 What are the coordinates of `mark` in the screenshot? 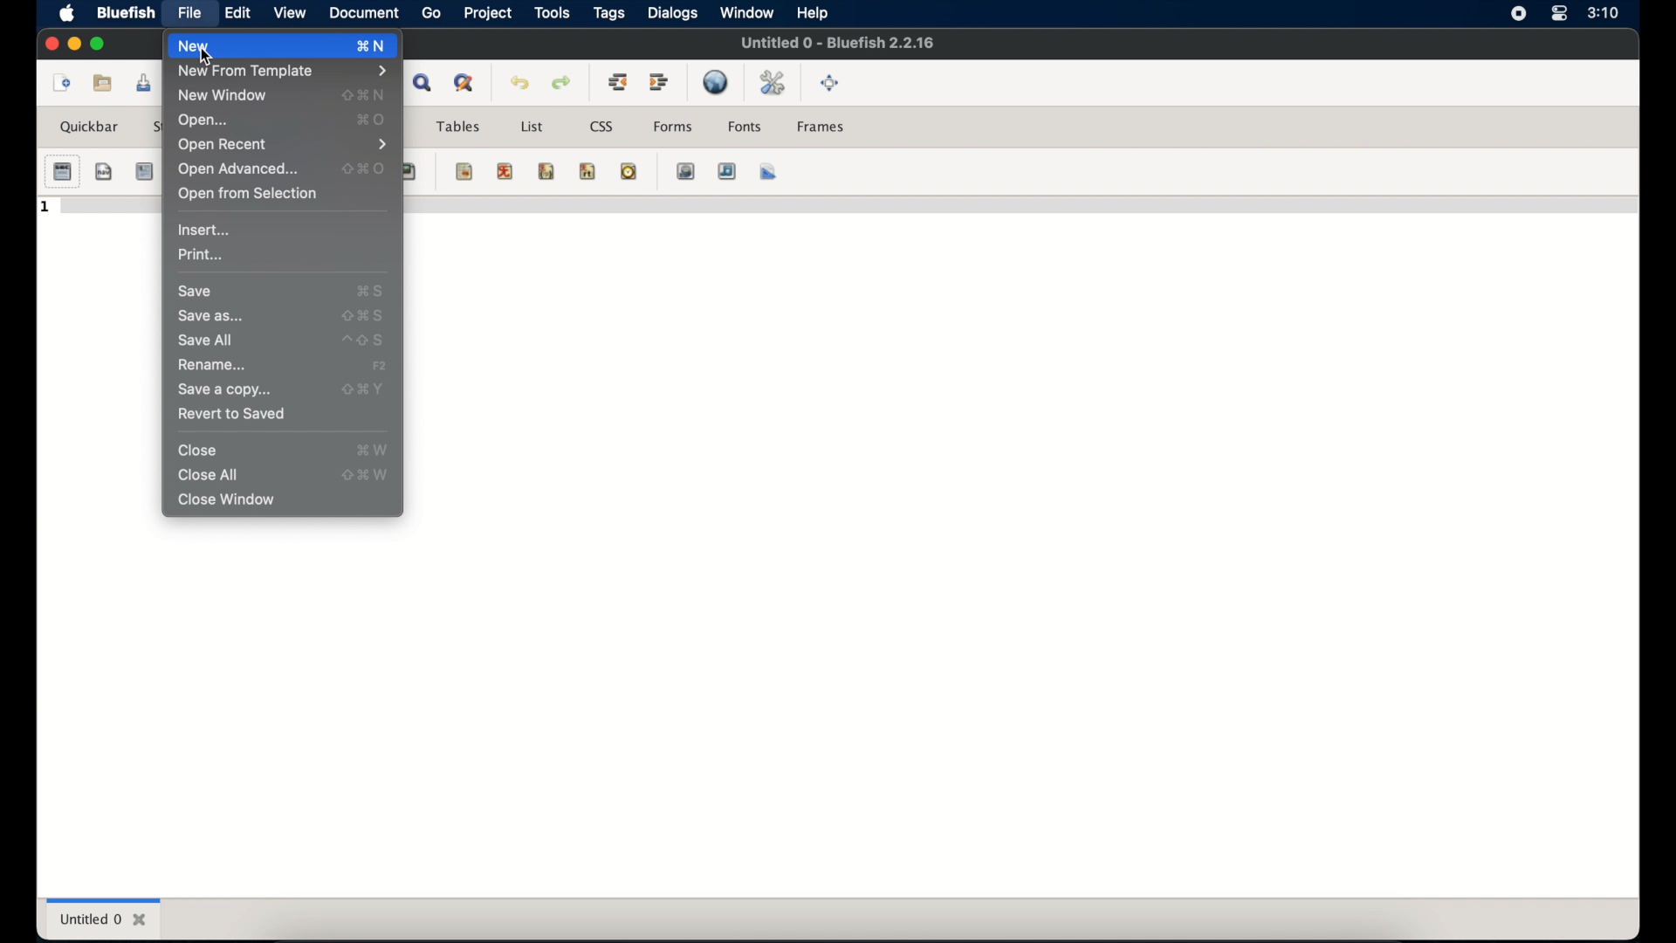 It's located at (465, 171).